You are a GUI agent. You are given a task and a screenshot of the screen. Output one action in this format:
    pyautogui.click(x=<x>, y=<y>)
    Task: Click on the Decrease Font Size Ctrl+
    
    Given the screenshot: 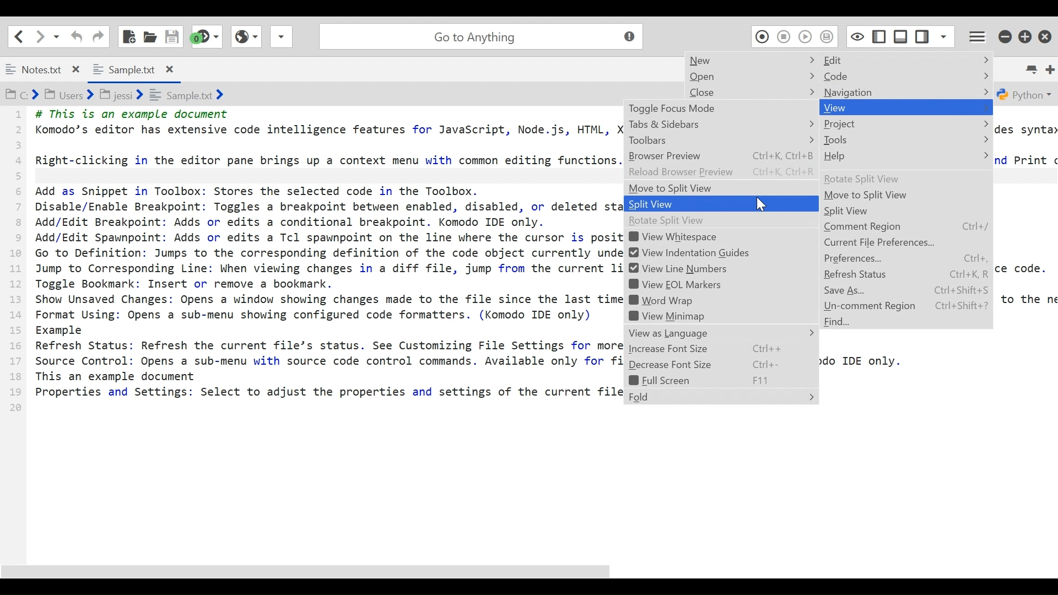 What is the action you would take?
    pyautogui.click(x=720, y=364)
    